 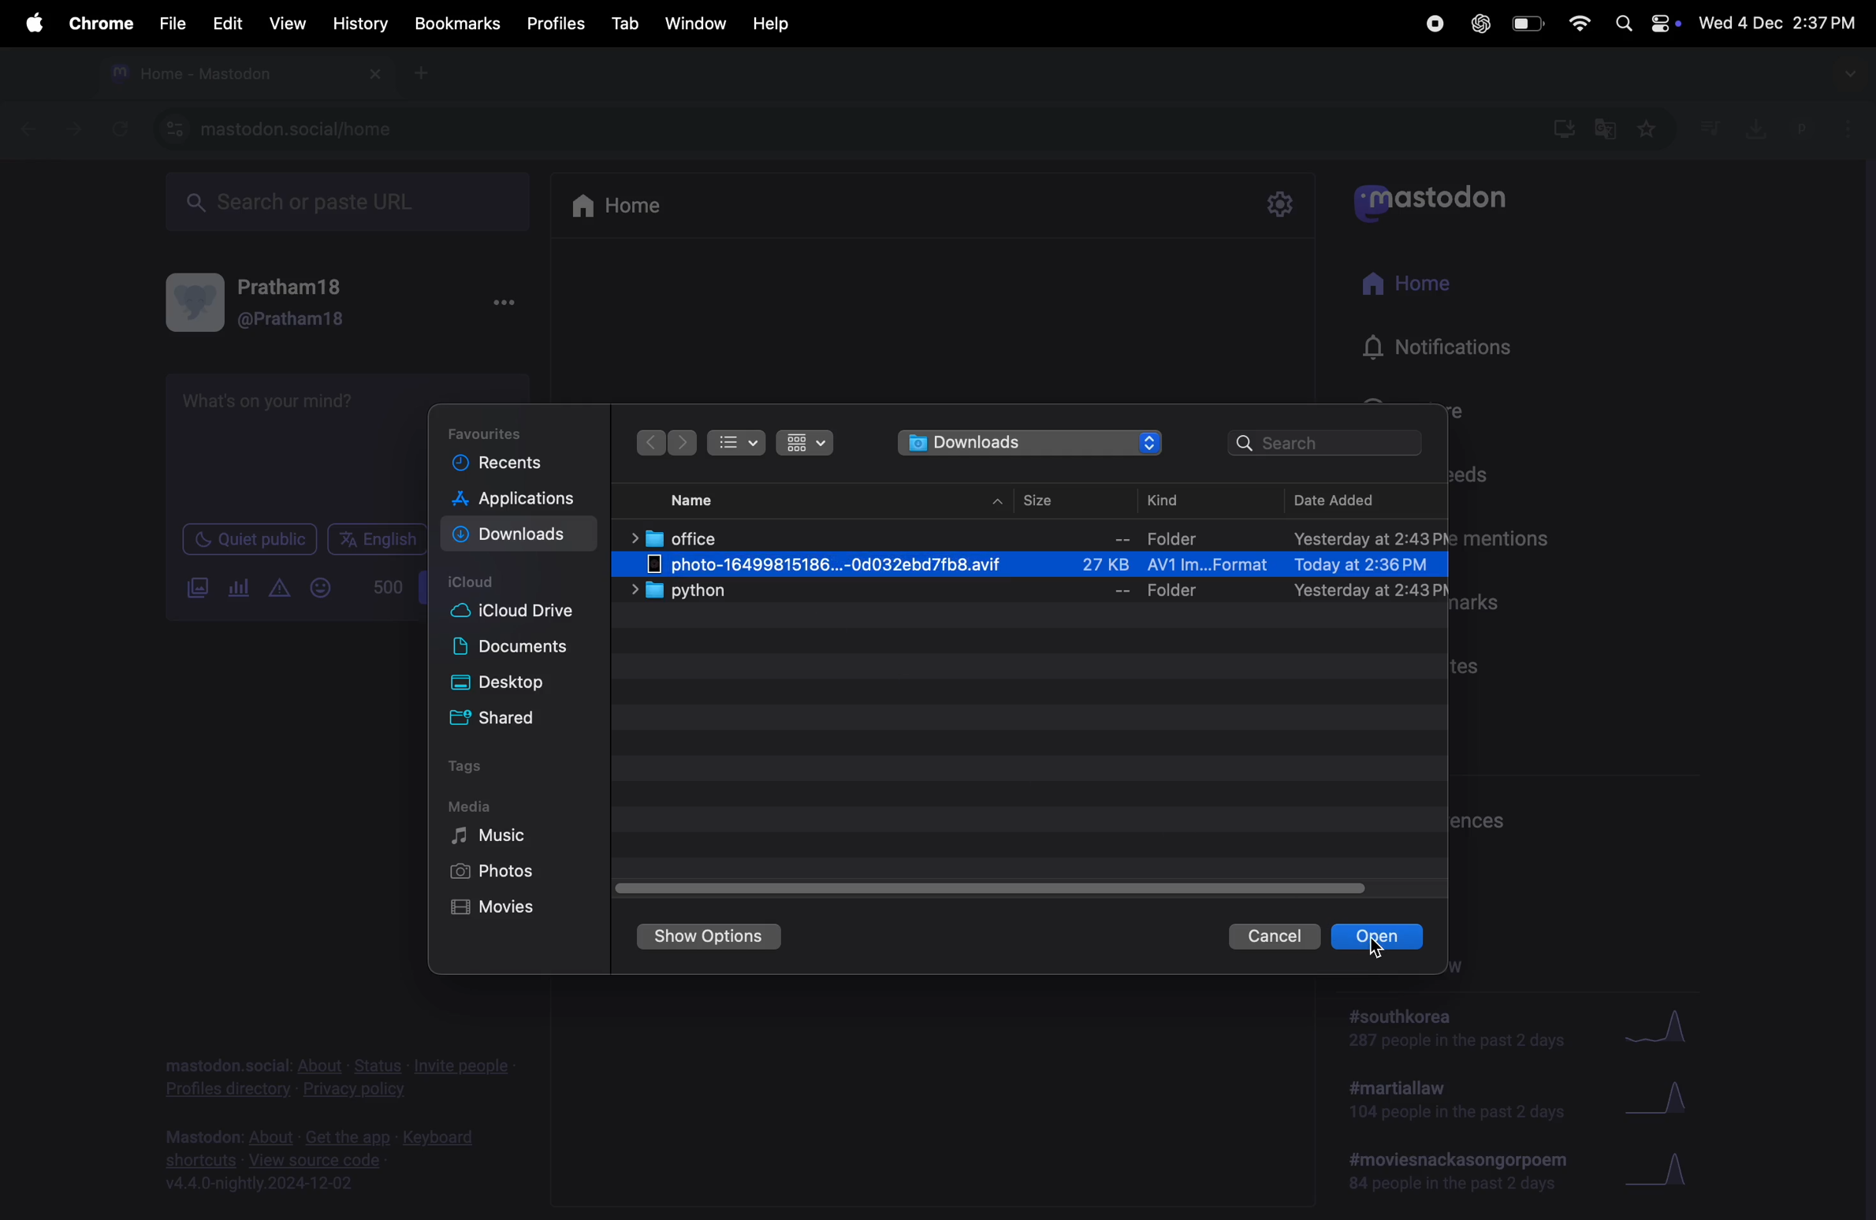 I want to click on Tab, so click(x=627, y=22).